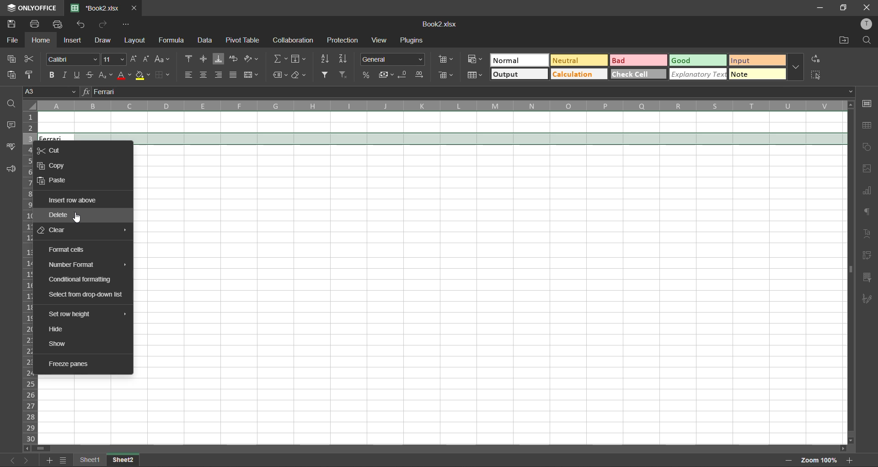 Image resolution: width=878 pixels, height=467 pixels. What do you see at coordinates (868, 256) in the screenshot?
I see `pivot table` at bounding box center [868, 256].